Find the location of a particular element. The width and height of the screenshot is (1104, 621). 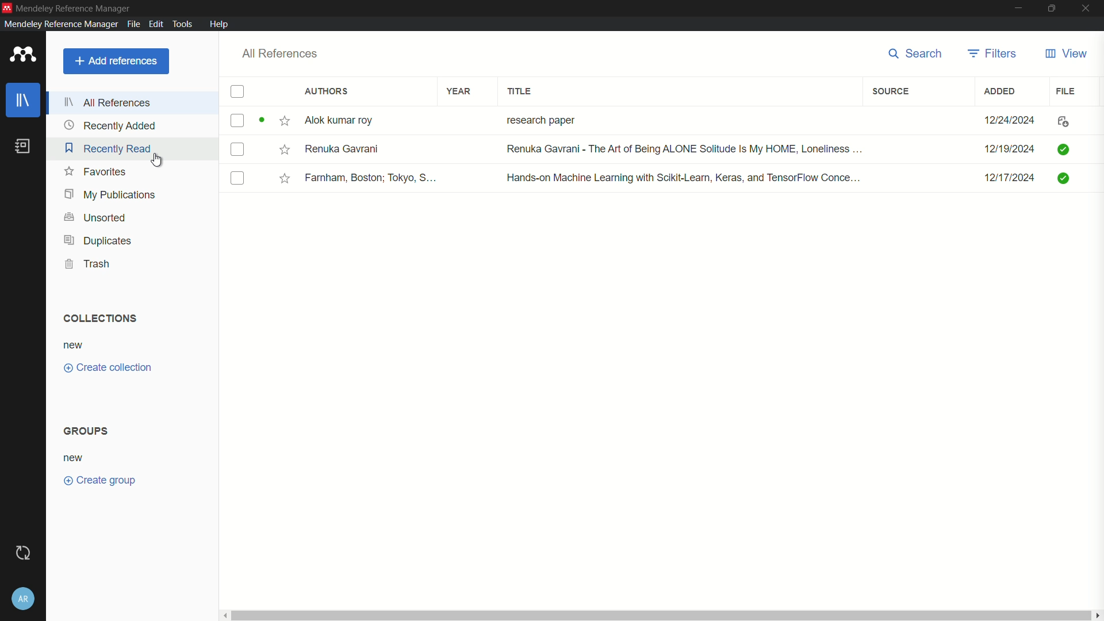

new is located at coordinates (73, 458).